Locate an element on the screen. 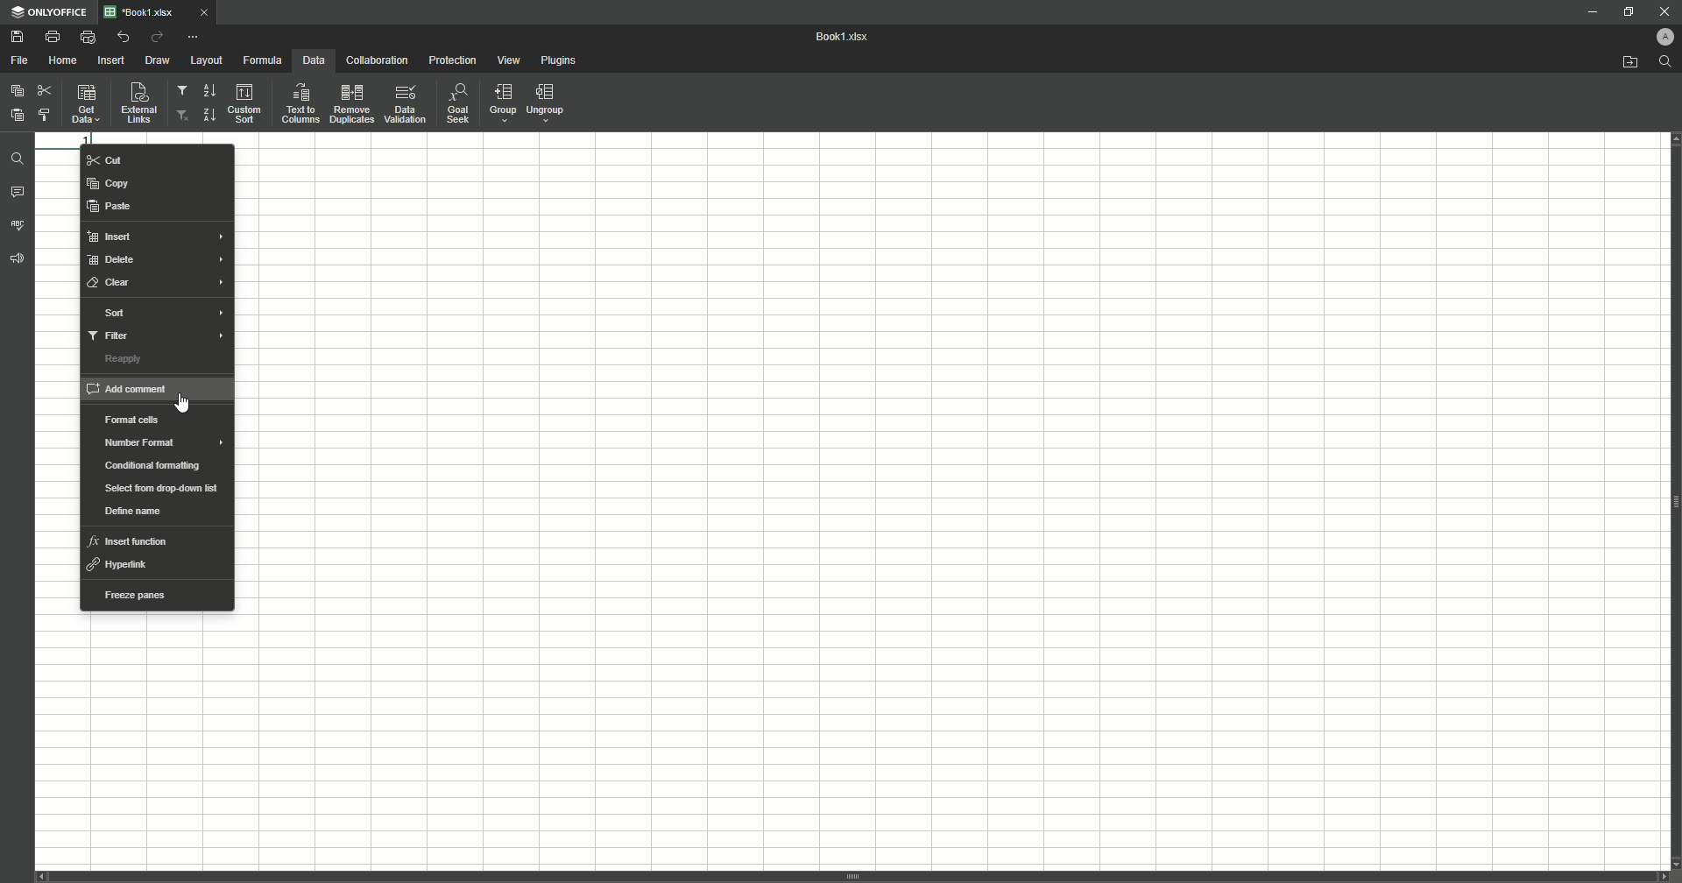 This screenshot has width=1682, height=883. Sort Up is located at coordinates (208, 115).